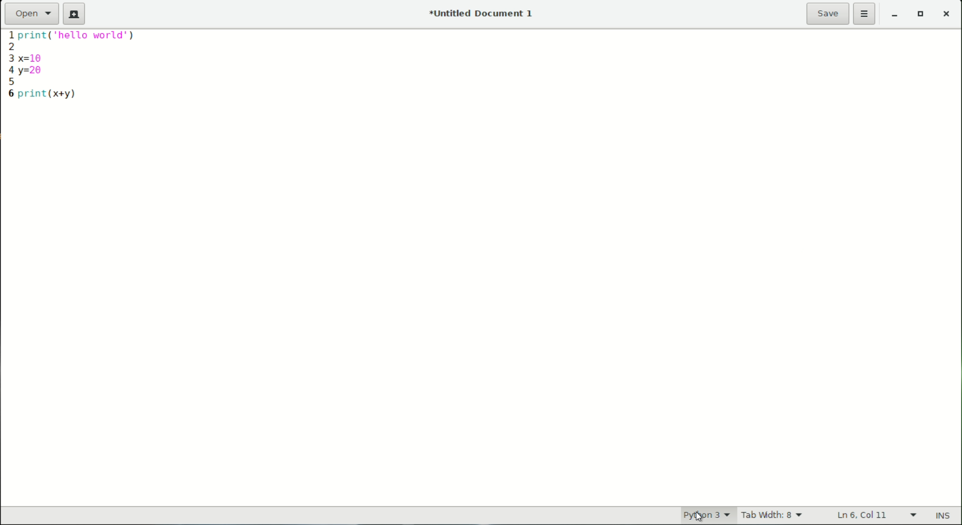 The width and height of the screenshot is (962, 525). What do you see at coordinates (32, 13) in the screenshot?
I see `open` at bounding box center [32, 13].